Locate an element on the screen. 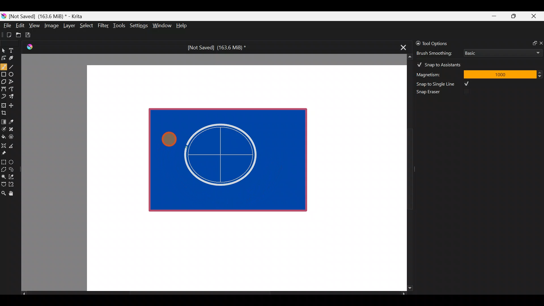 This screenshot has width=544, height=306. Magnetic curve selection tool is located at coordinates (13, 185).